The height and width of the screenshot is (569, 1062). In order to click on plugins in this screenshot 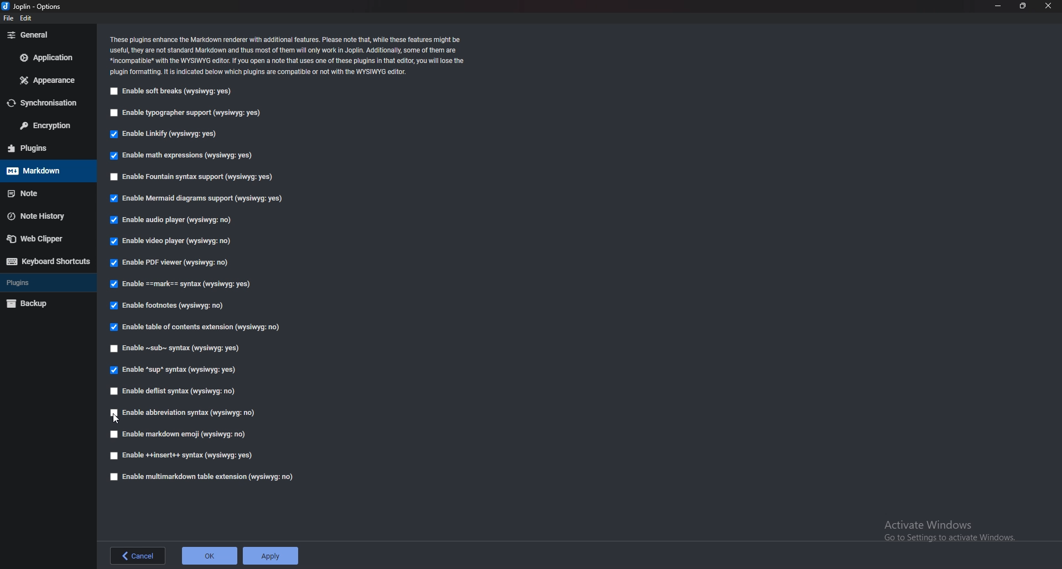, I will do `click(45, 147)`.